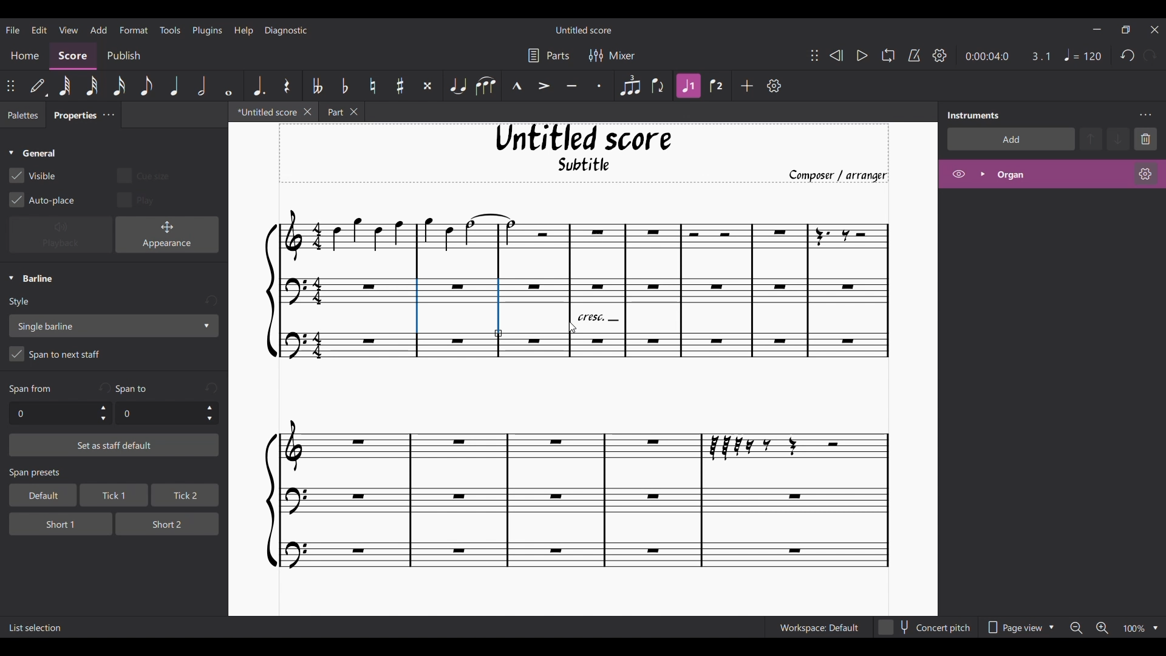 The width and height of the screenshot is (1166, 656). What do you see at coordinates (1083, 55) in the screenshot?
I see `Tempo` at bounding box center [1083, 55].